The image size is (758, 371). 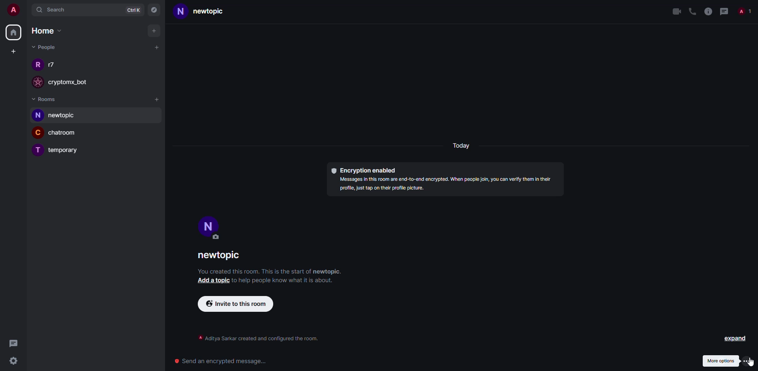 What do you see at coordinates (747, 362) in the screenshot?
I see `more options` at bounding box center [747, 362].